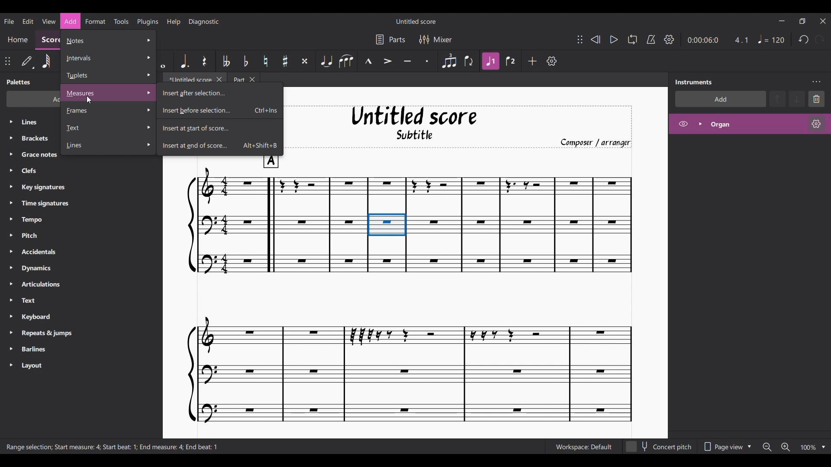 The height and width of the screenshot is (467, 831). Describe the element at coordinates (174, 22) in the screenshot. I see `Help menu` at that location.